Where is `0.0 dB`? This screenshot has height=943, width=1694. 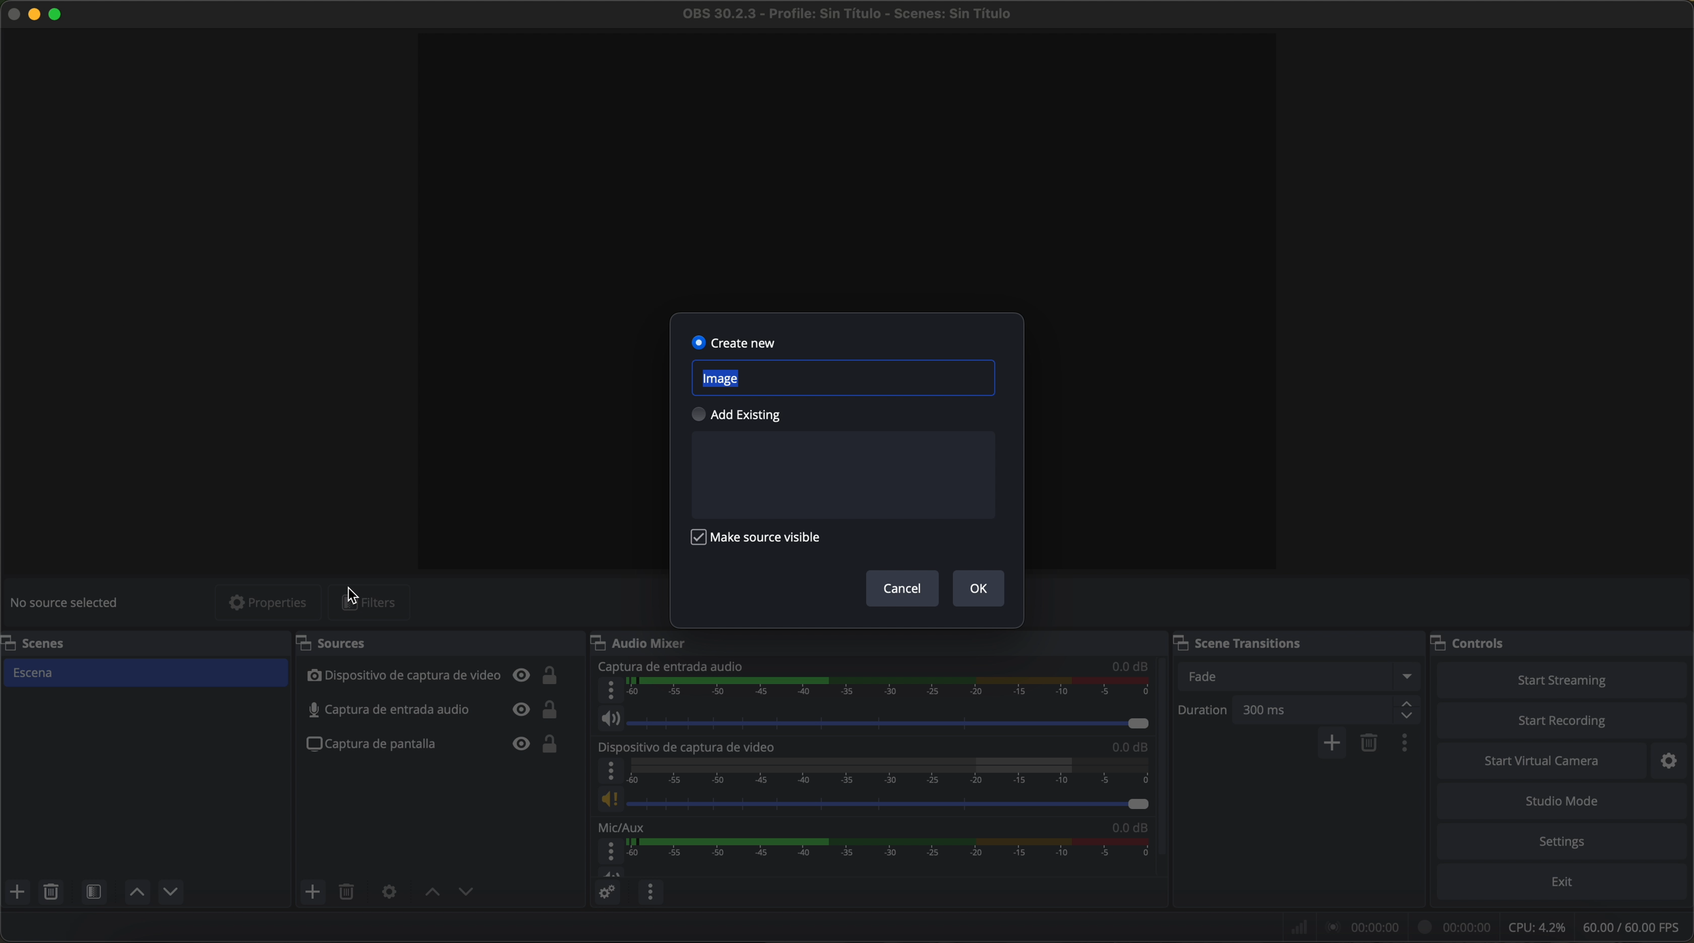 0.0 dB is located at coordinates (1130, 747).